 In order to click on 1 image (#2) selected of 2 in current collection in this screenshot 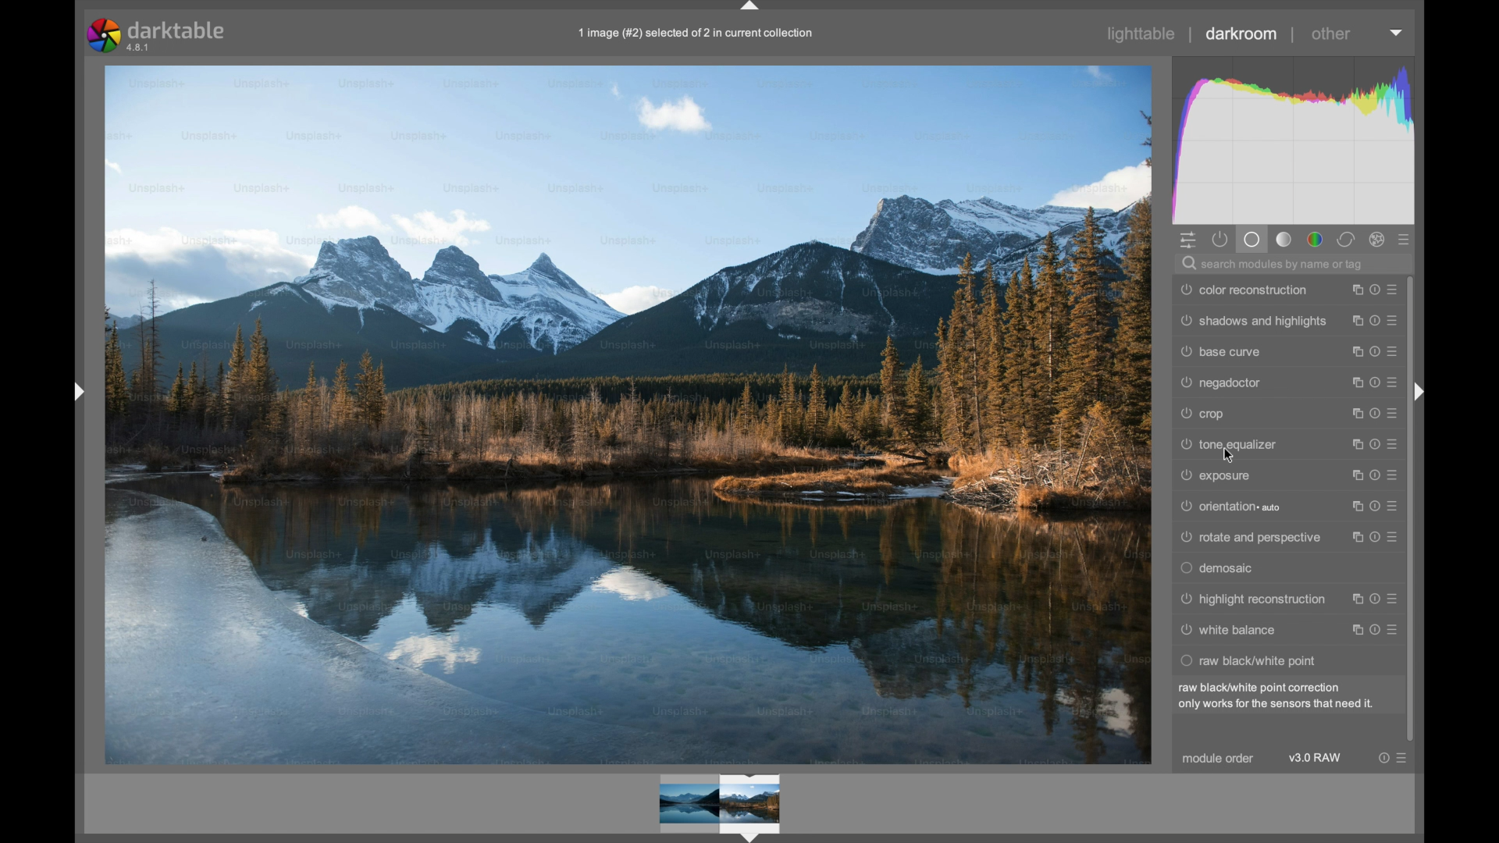, I will do `click(713, 37)`.